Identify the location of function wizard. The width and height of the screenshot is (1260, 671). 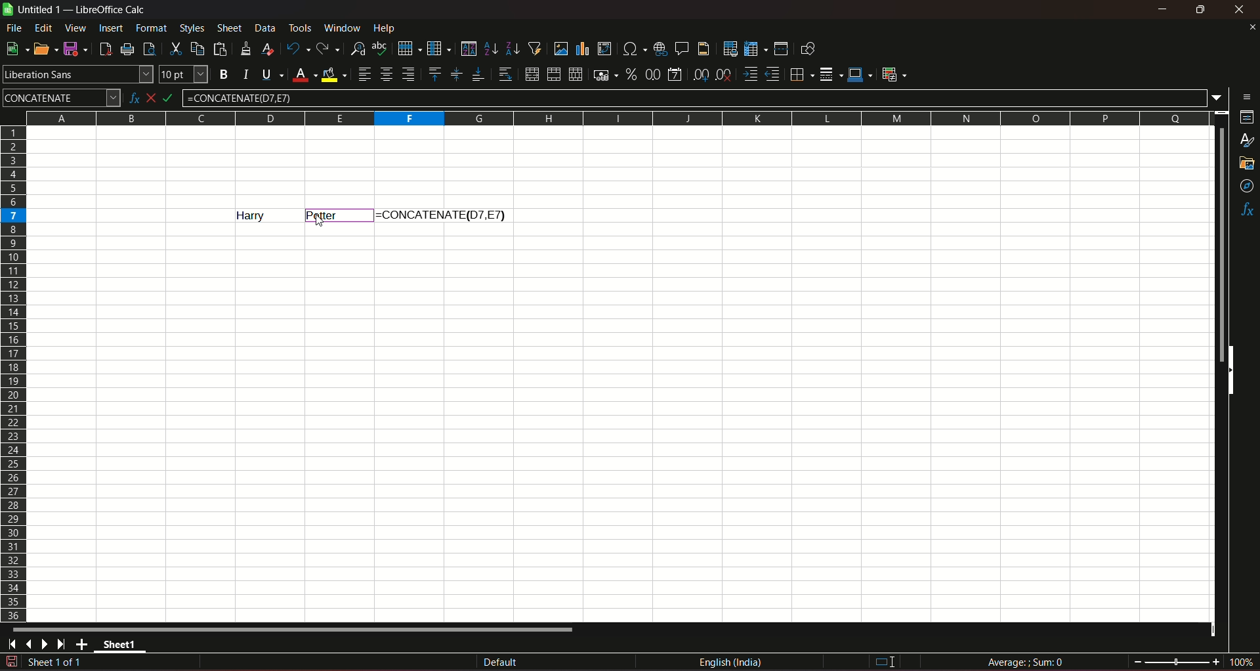
(133, 98).